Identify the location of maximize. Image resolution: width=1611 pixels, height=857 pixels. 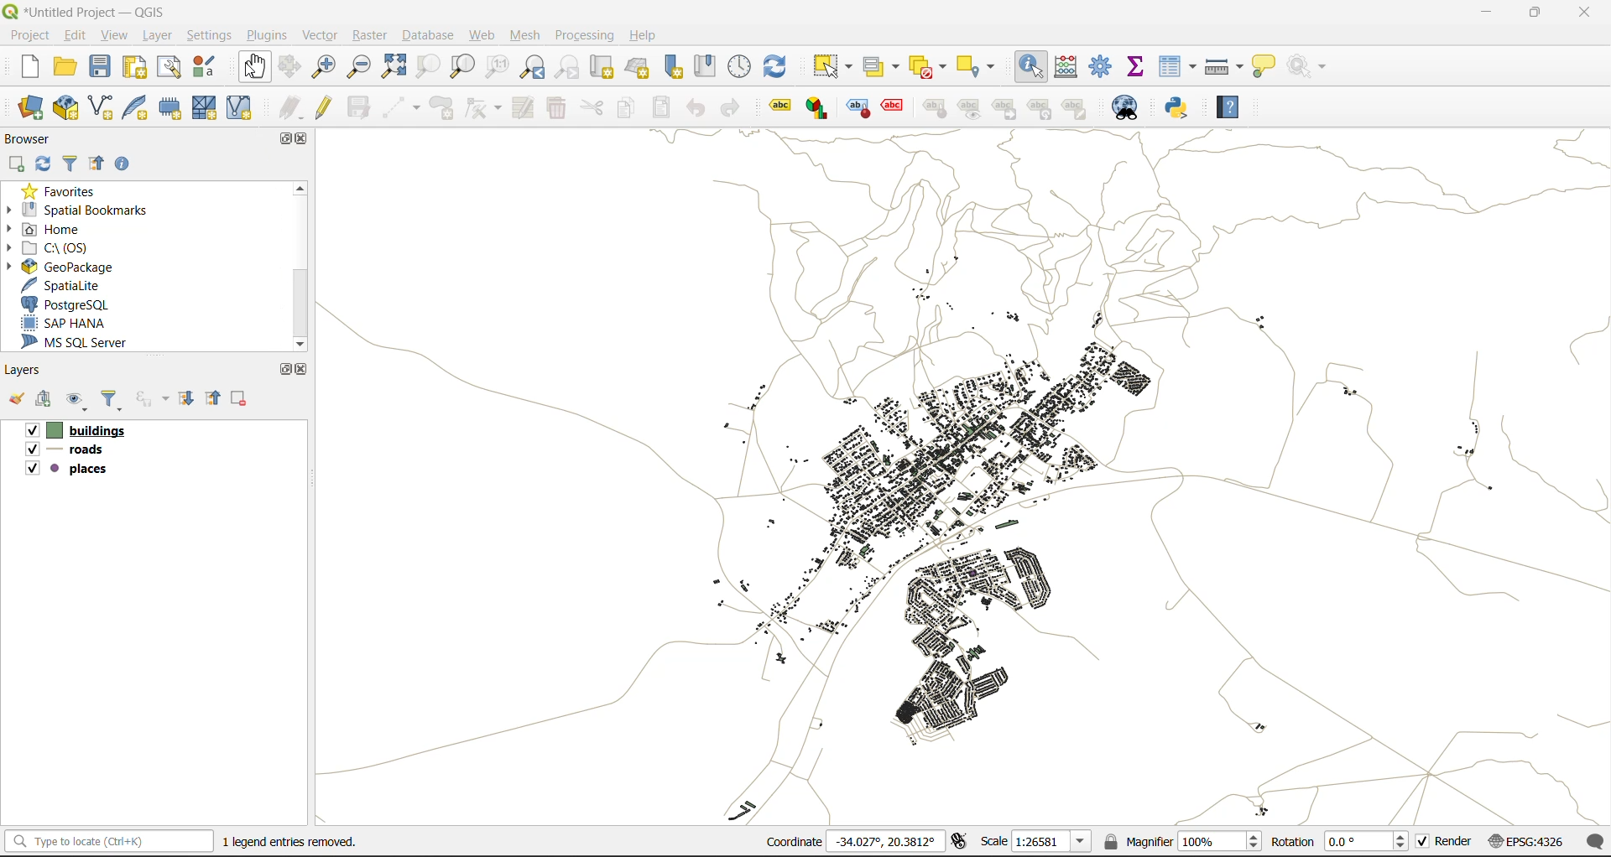
(280, 142).